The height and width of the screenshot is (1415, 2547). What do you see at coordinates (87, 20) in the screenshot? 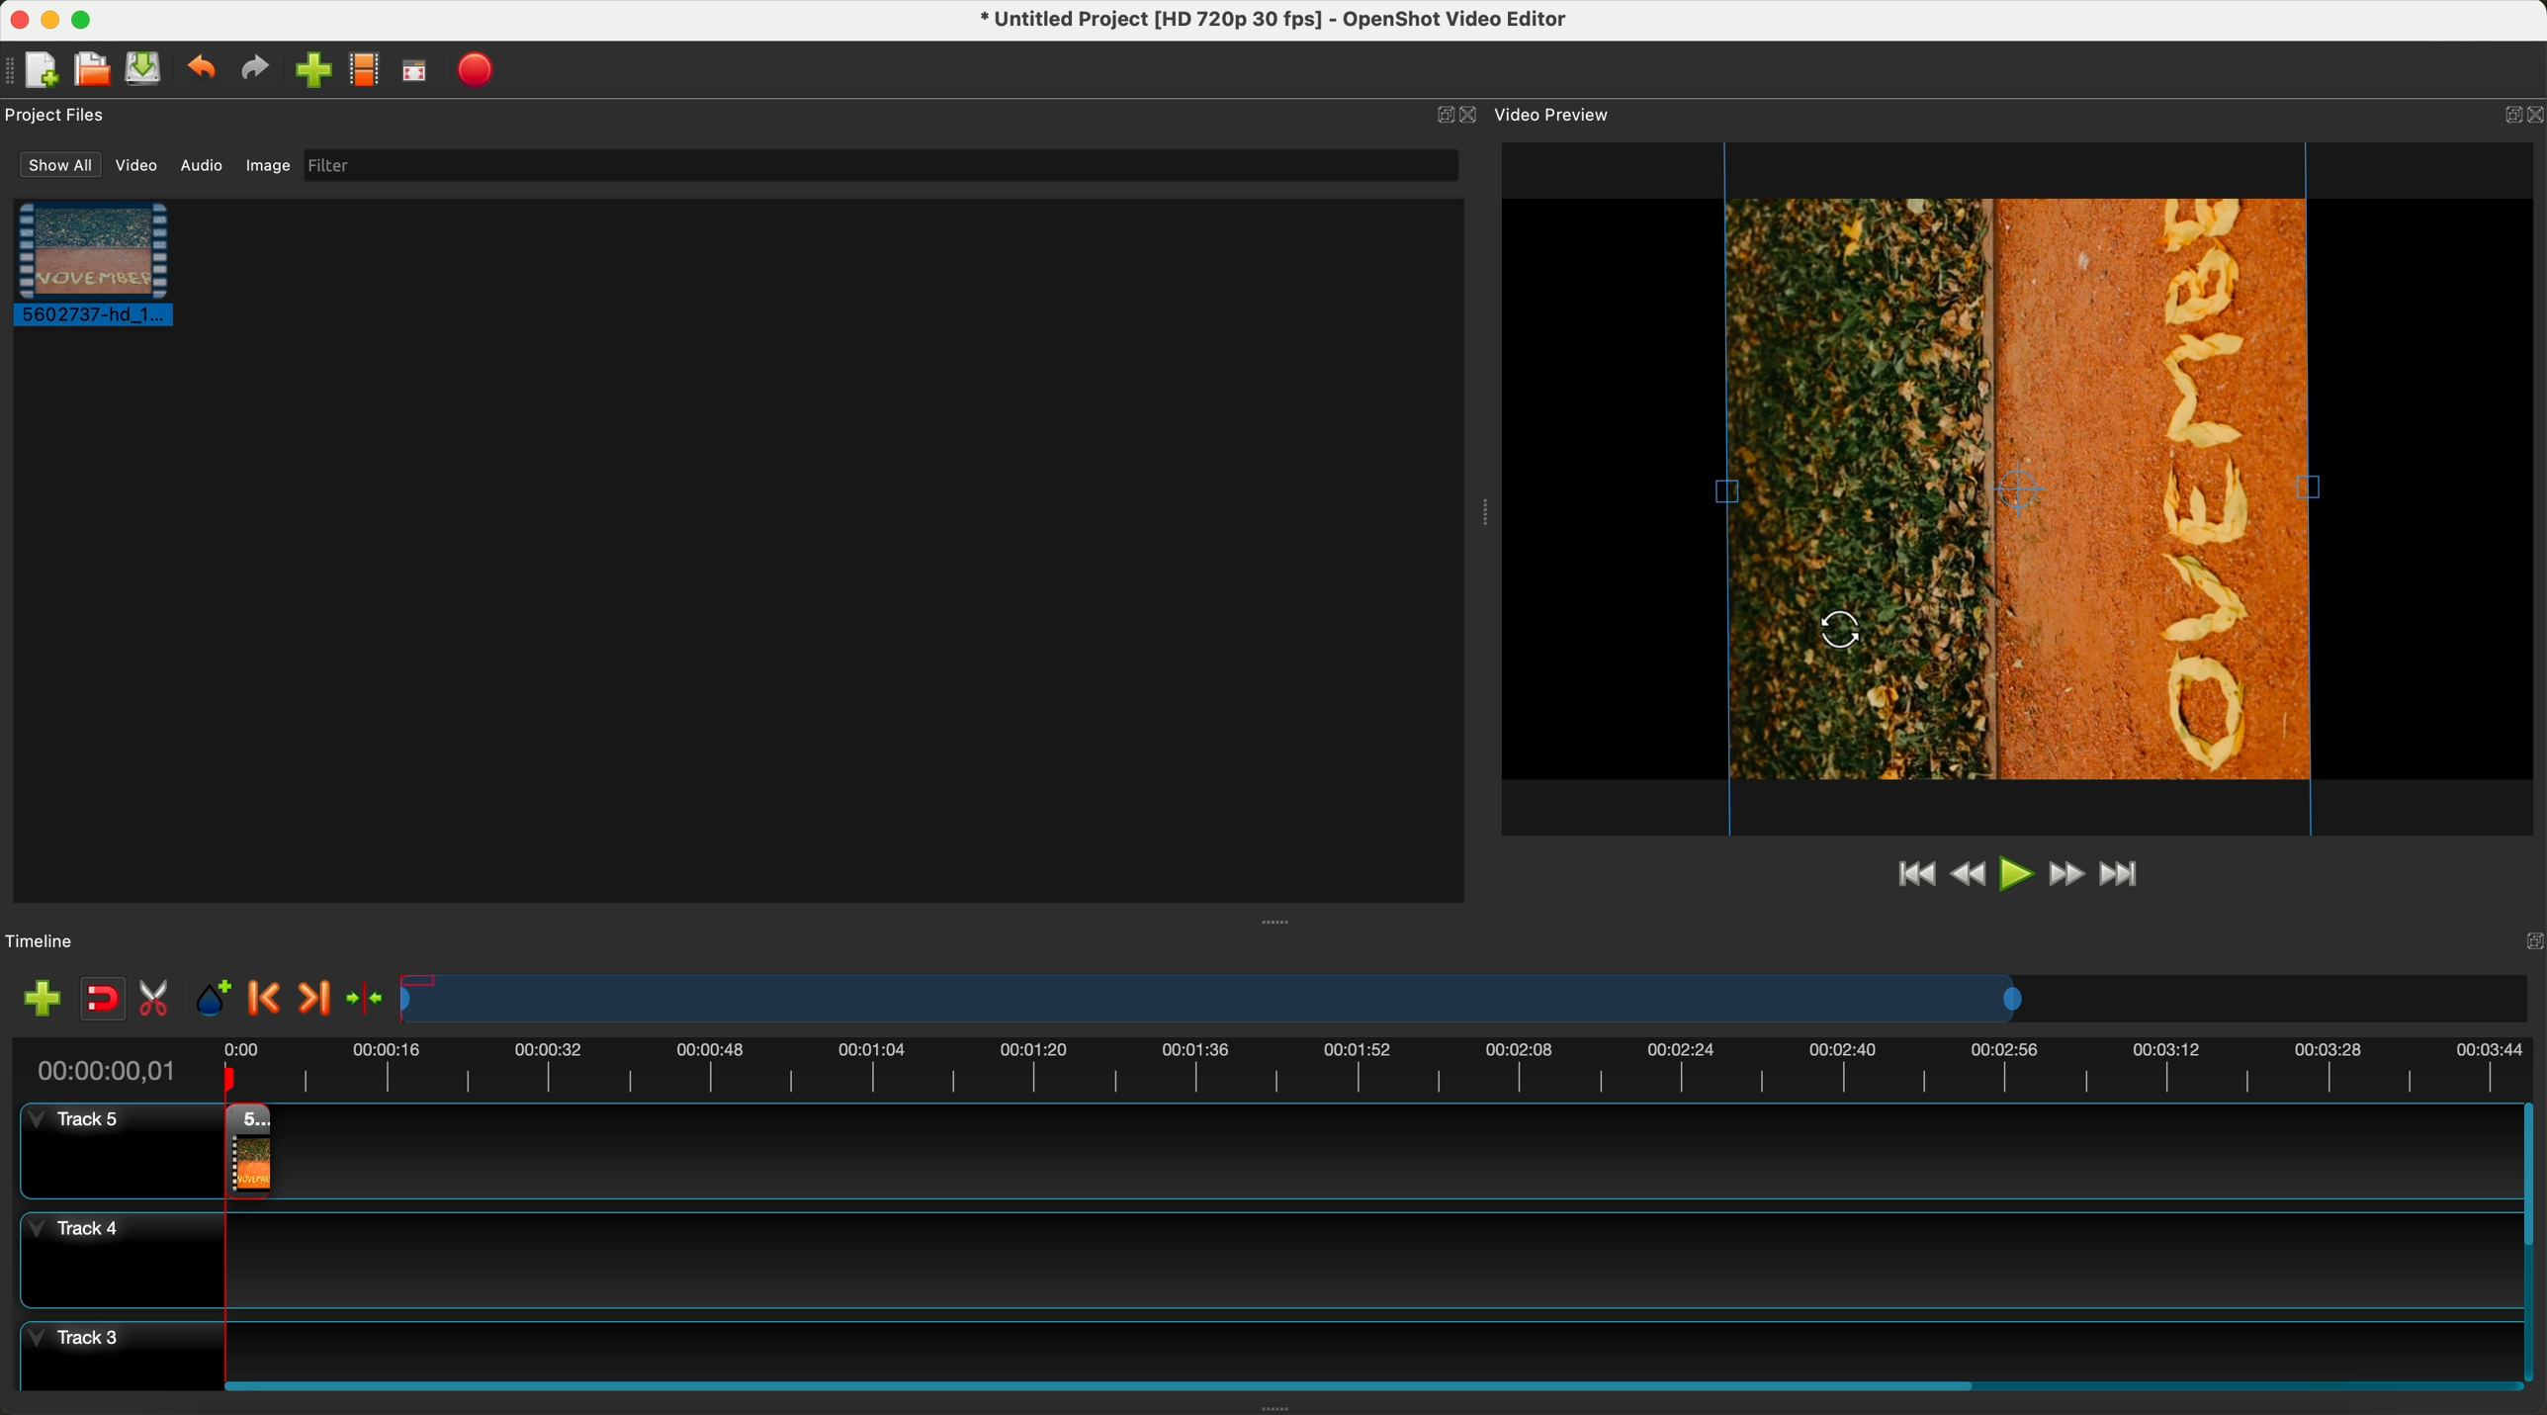
I see `maximize` at bounding box center [87, 20].